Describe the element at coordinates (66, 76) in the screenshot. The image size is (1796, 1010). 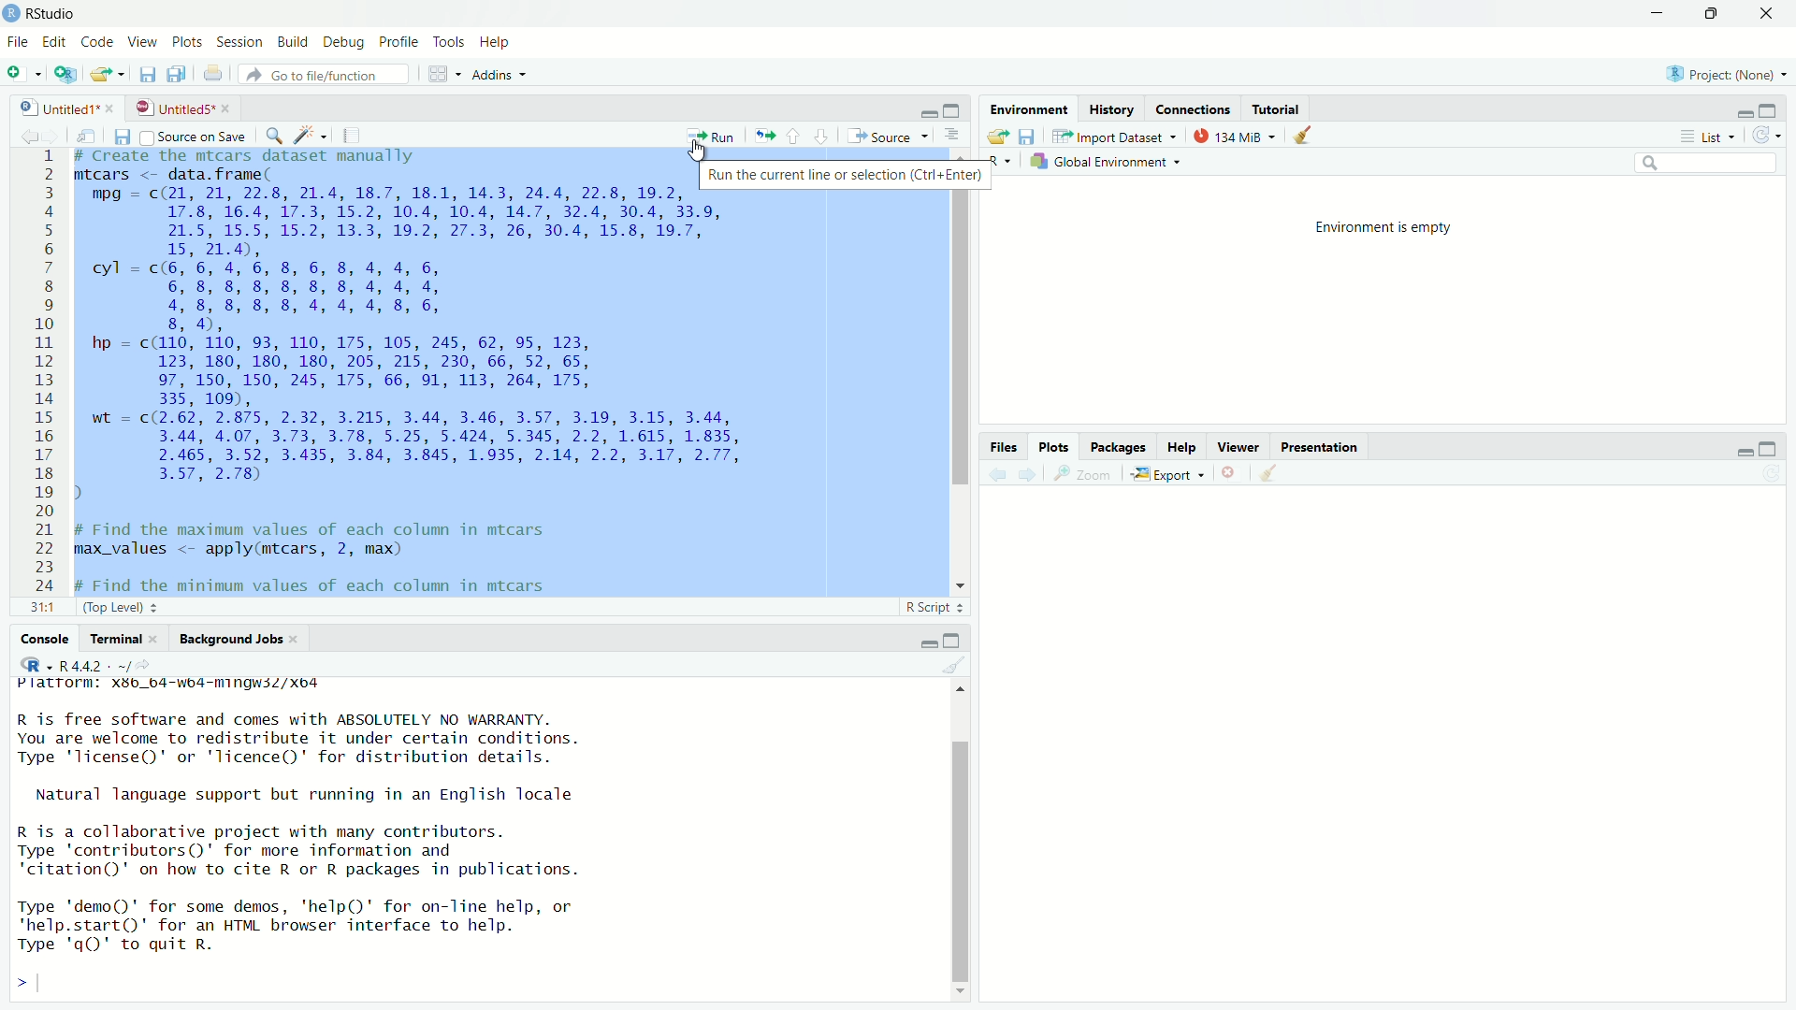
I see `add script` at that location.